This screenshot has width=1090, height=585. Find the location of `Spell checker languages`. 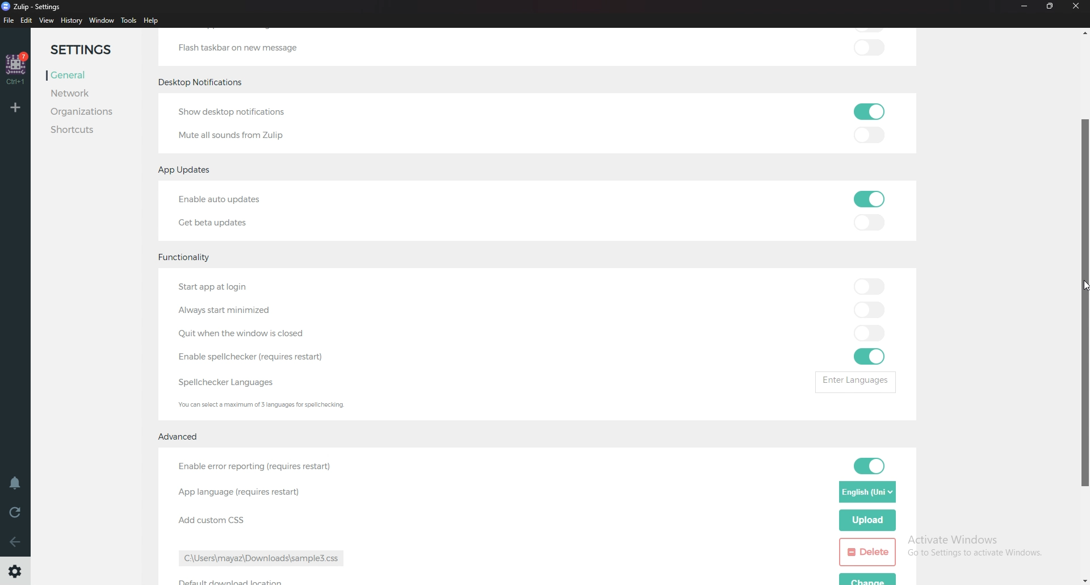

Spell checker languages is located at coordinates (230, 382).